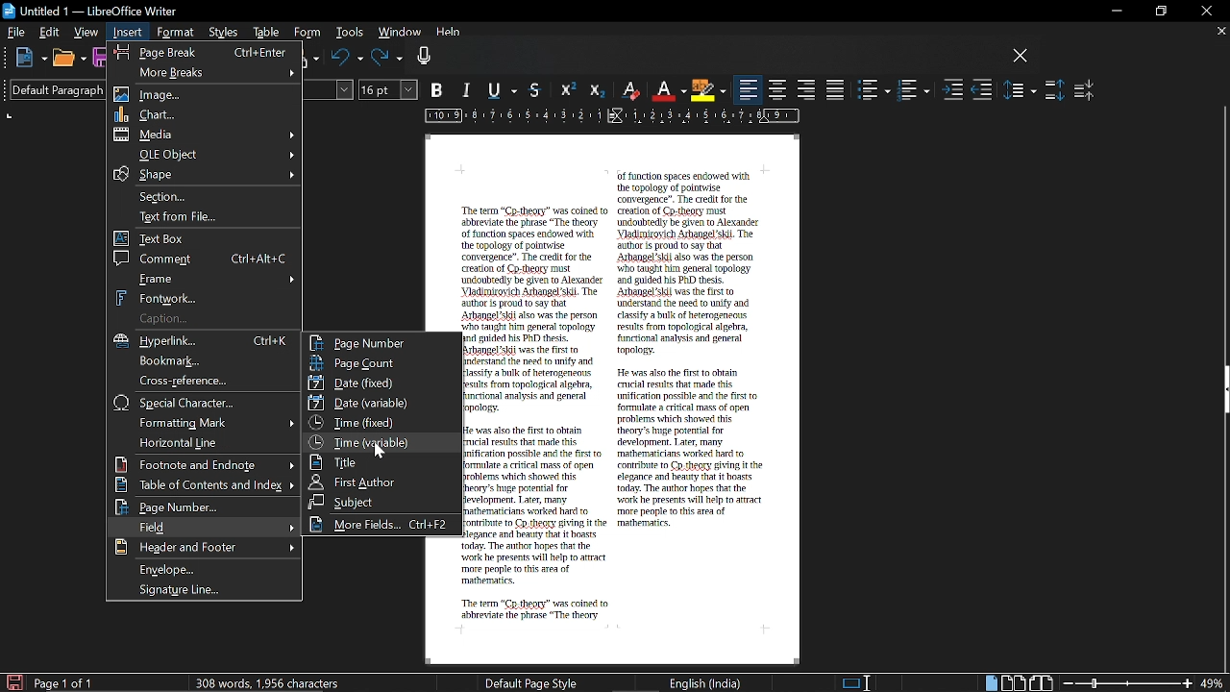 Image resolution: width=1230 pixels, height=692 pixels. What do you see at coordinates (206, 361) in the screenshot?
I see `bookmark` at bounding box center [206, 361].